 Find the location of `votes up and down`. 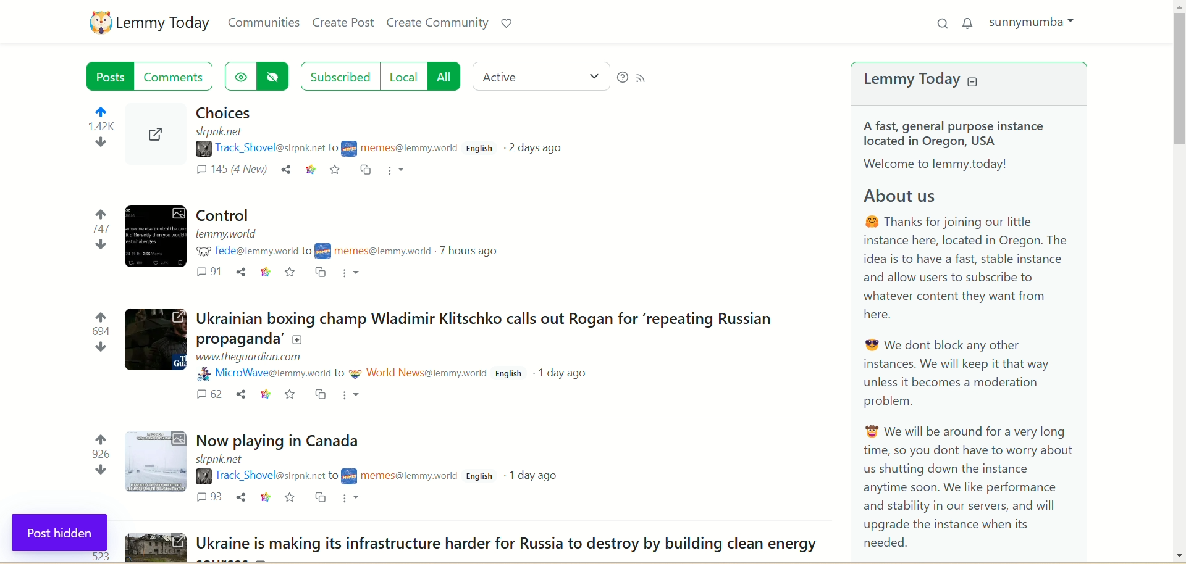

votes up and down is located at coordinates (89, 335).